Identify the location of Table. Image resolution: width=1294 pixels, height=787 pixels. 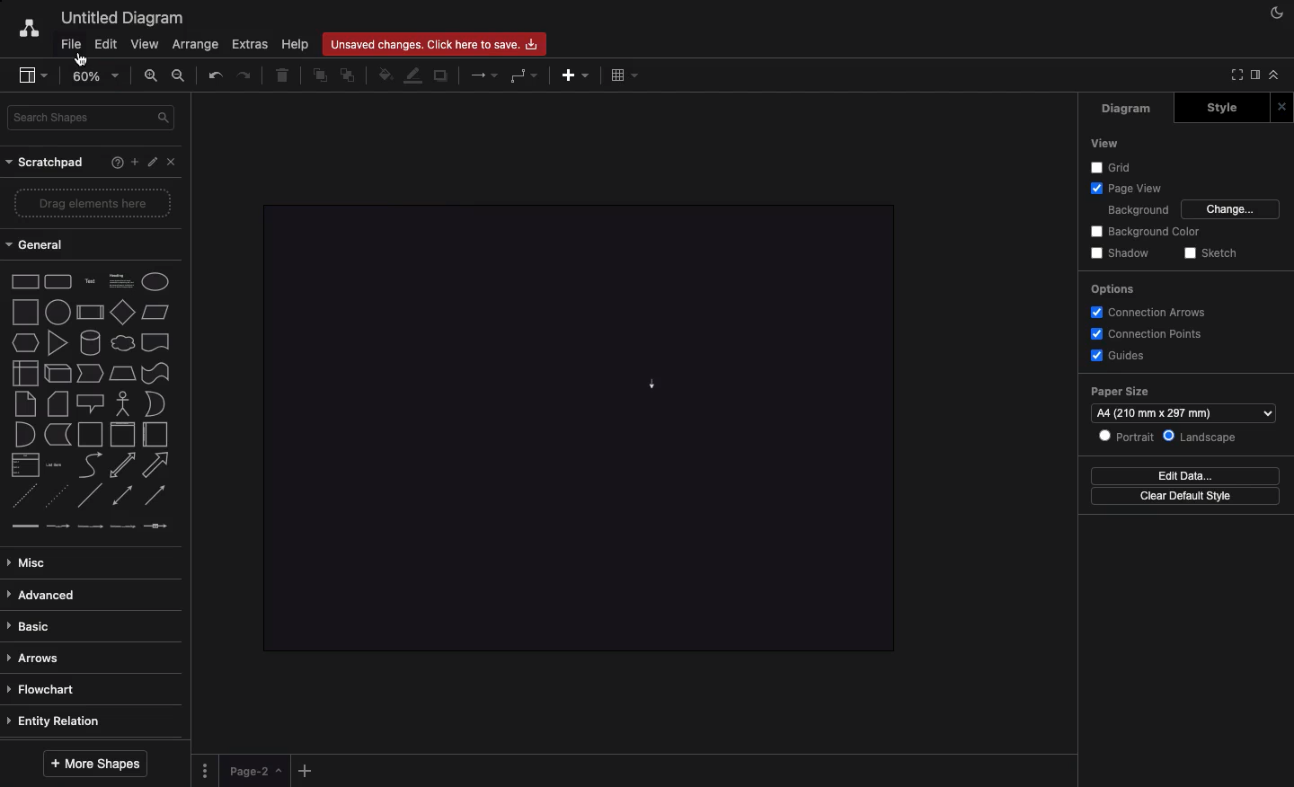
(626, 75).